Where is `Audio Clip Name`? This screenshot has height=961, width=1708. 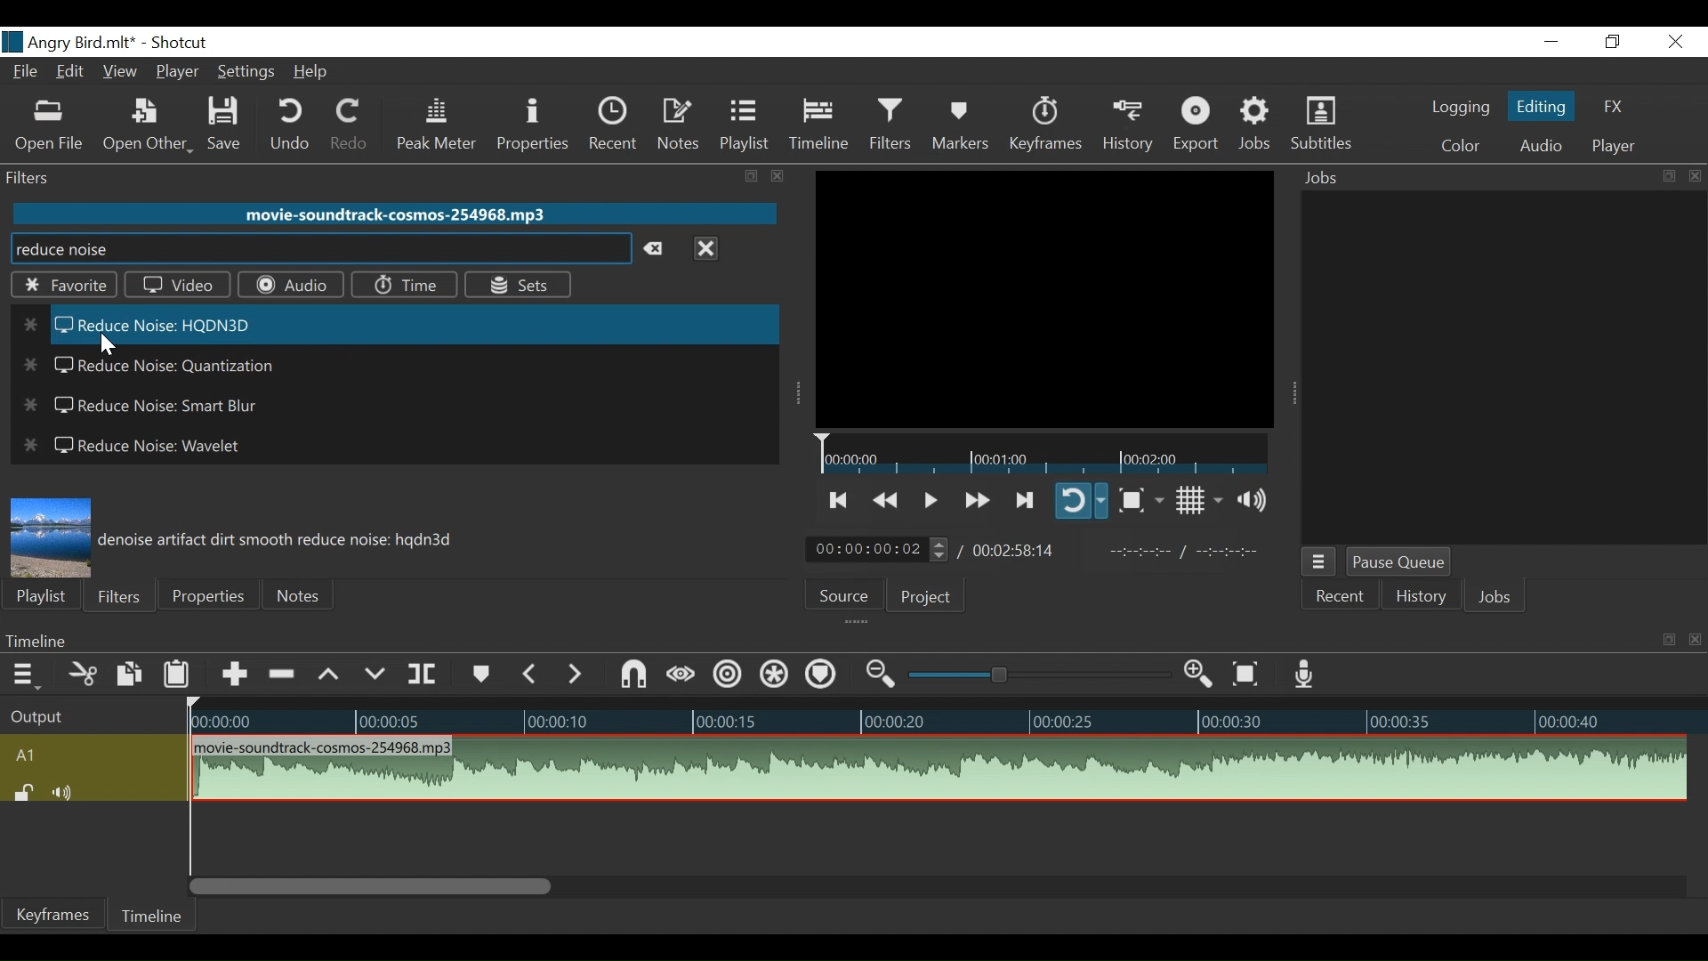
Audio Clip Name is located at coordinates (393, 214).